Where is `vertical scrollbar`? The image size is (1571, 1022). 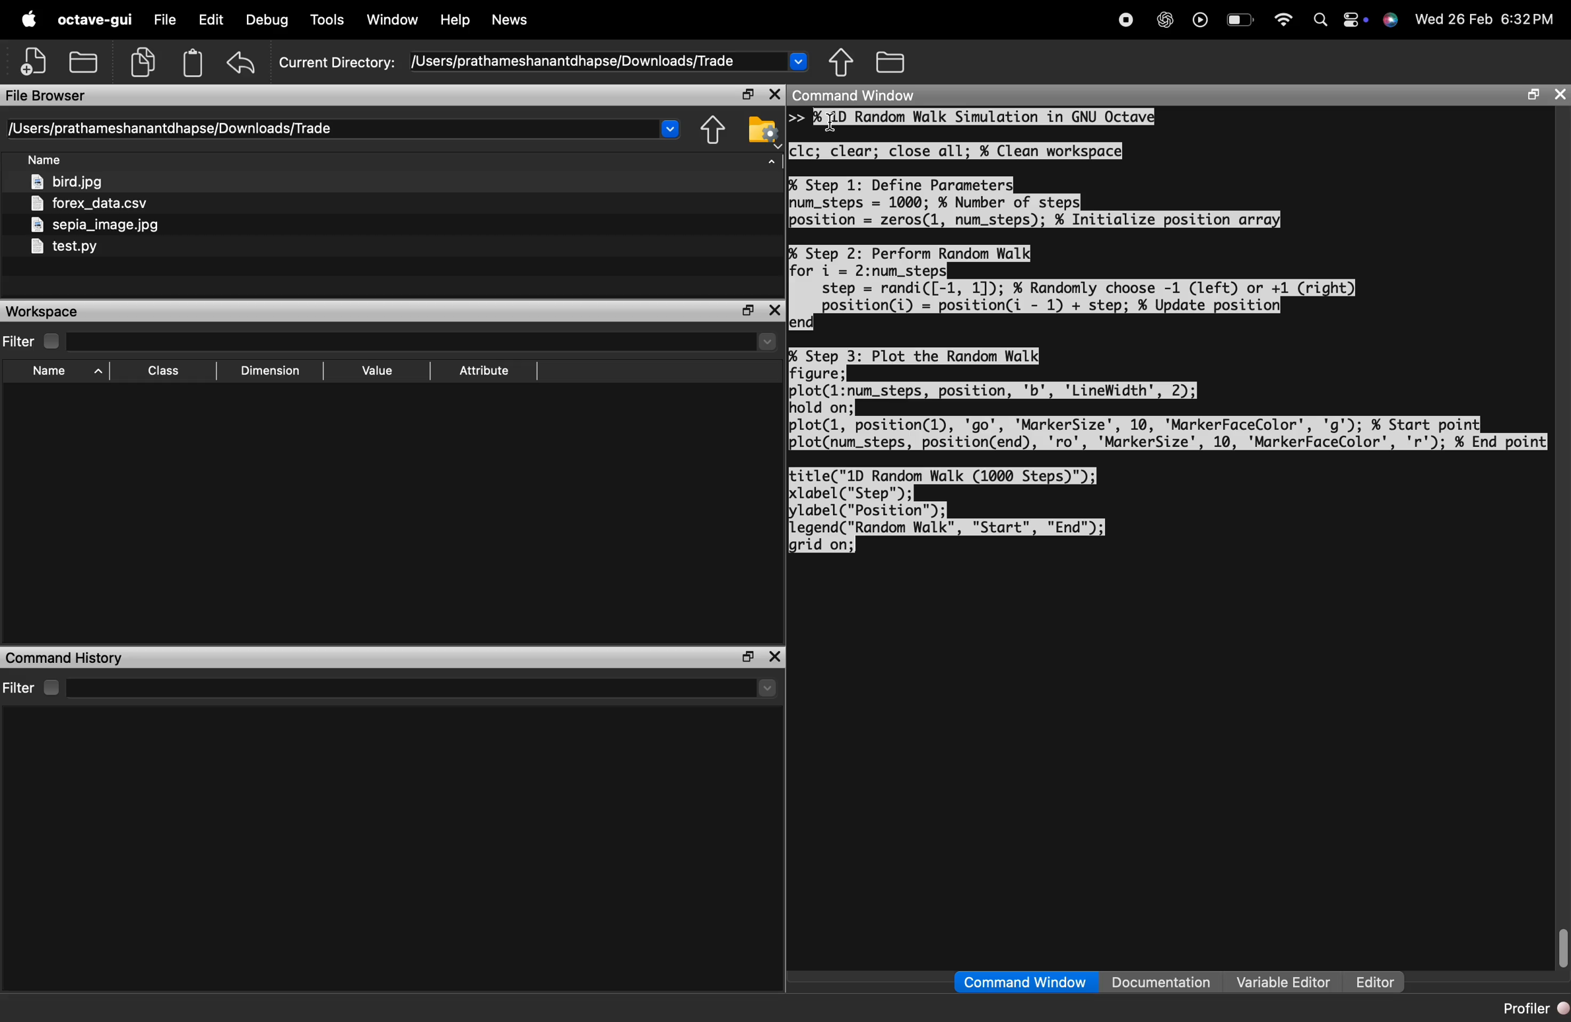 vertical scrollbar is located at coordinates (1560, 945).